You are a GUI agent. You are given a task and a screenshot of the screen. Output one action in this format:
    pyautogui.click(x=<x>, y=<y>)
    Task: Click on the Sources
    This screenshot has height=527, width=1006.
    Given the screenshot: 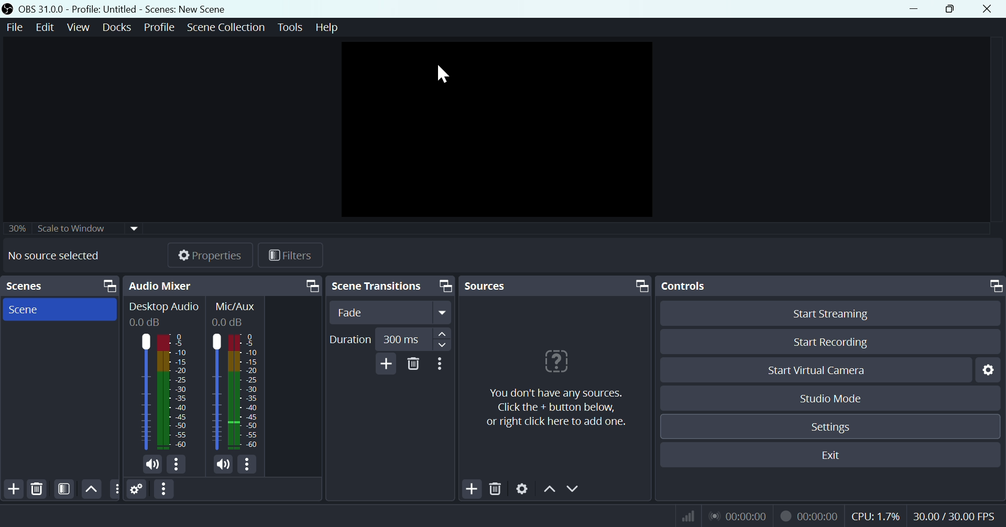 What is the action you would take?
    pyautogui.click(x=559, y=284)
    